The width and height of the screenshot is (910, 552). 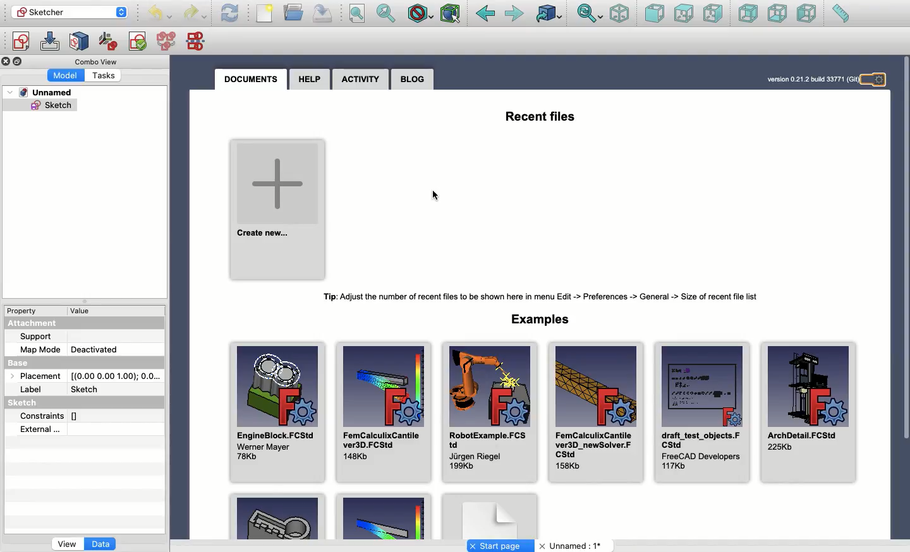 What do you see at coordinates (810, 412) in the screenshot?
I see `ArchDetail.FCStd 225Kb` at bounding box center [810, 412].